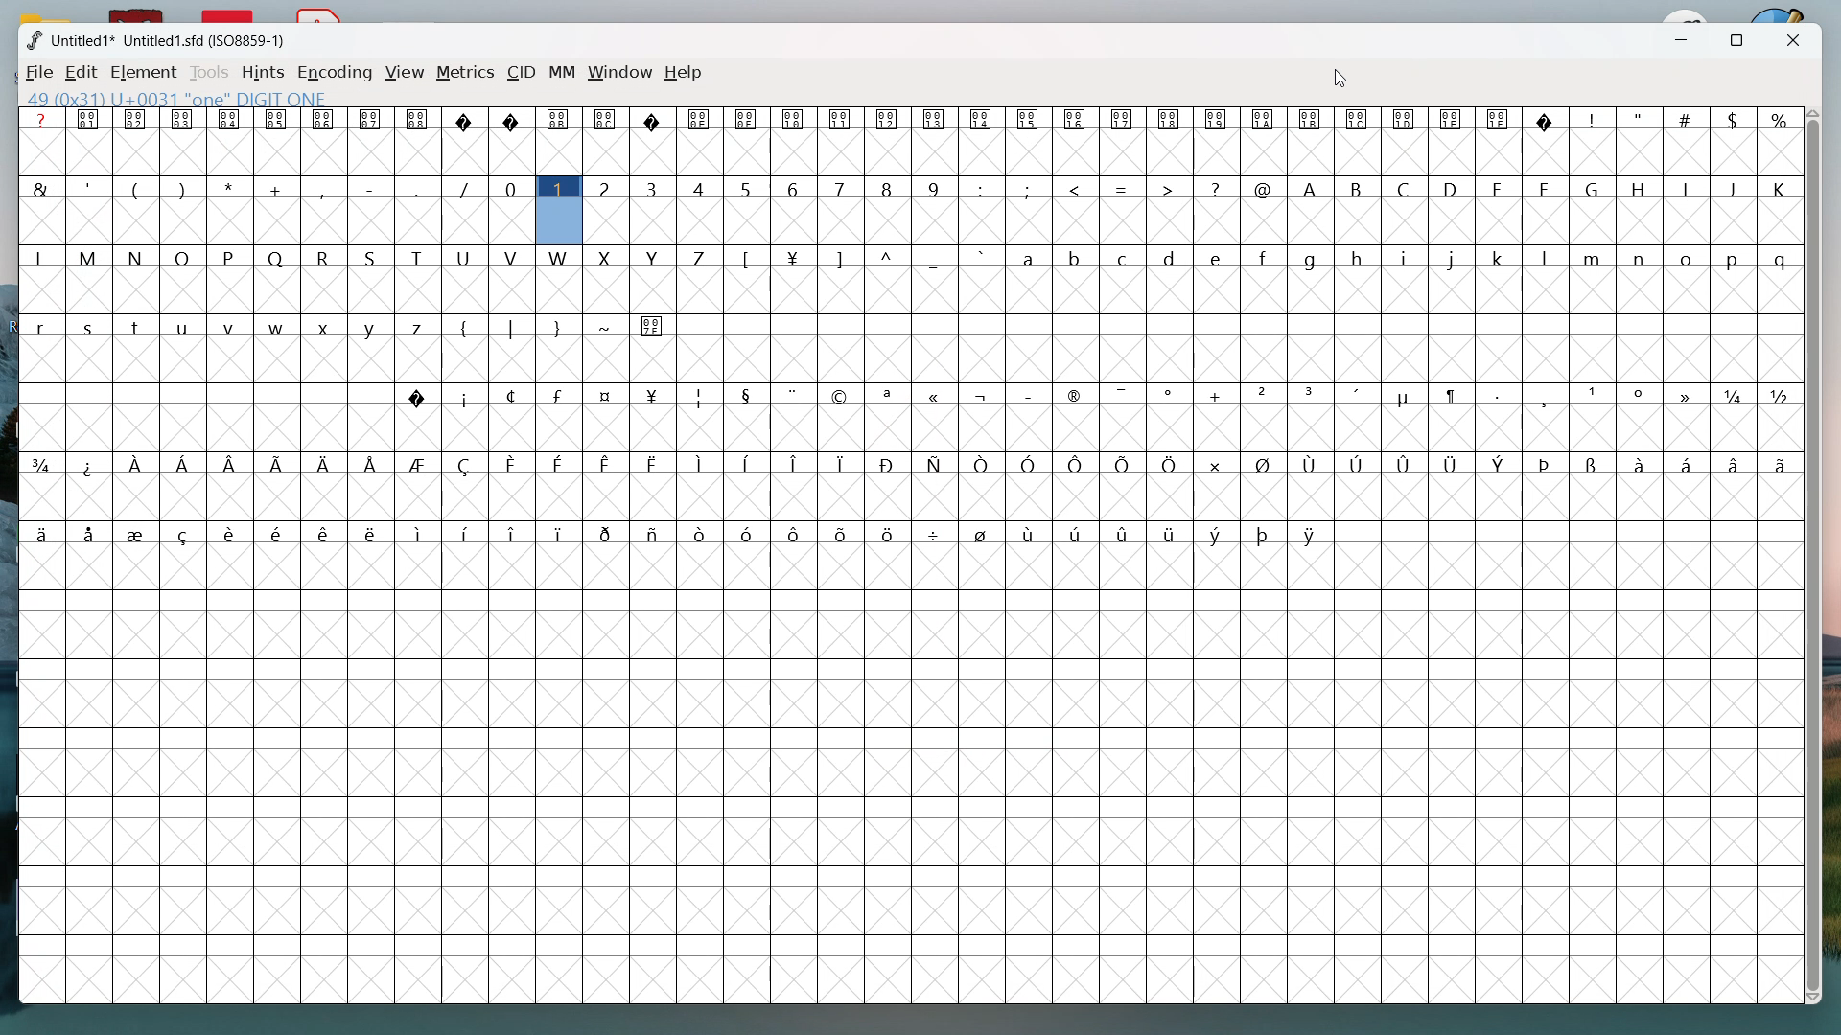  Describe the element at coordinates (1358, 395) in the screenshot. I see `symbol` at that location.